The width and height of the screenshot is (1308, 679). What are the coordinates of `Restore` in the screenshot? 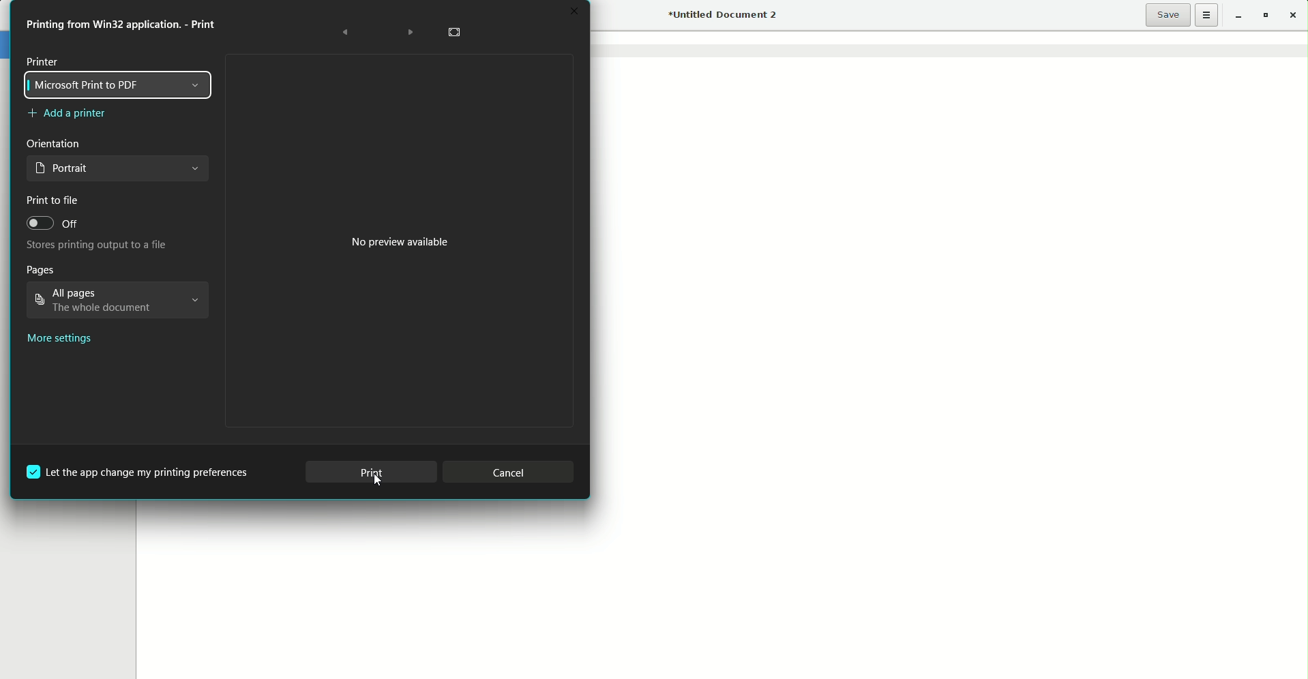 It's located at (1264, 16).